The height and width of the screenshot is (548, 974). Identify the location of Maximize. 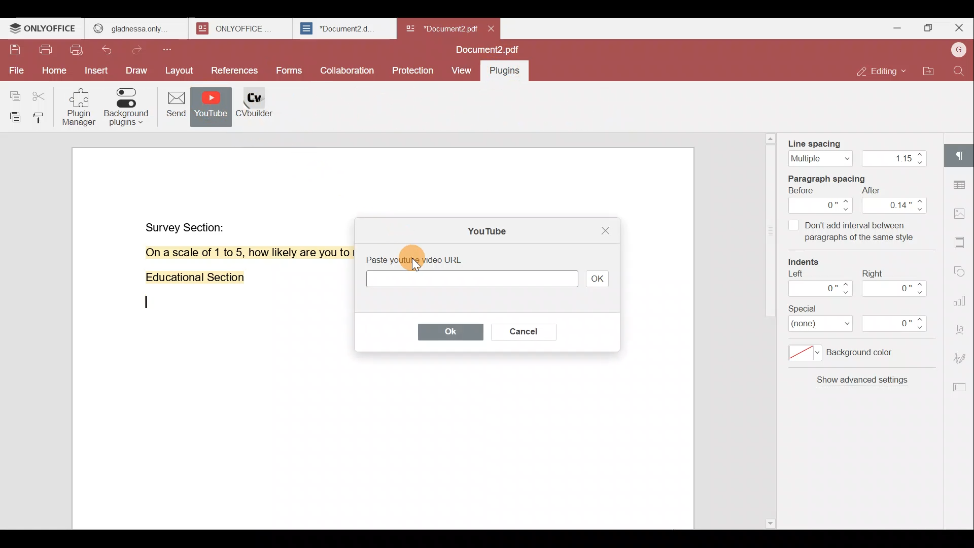
(927, 29).